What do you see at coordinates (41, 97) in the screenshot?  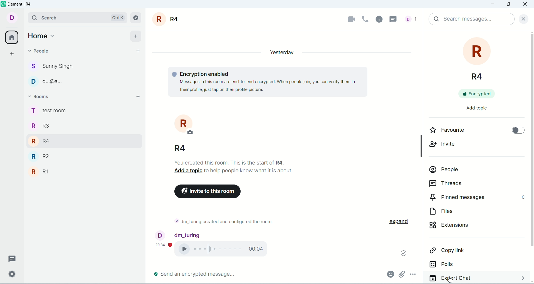 I see `rooms` at bounding box center [41, 97].